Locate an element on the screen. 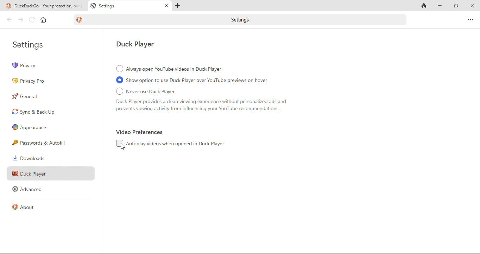 The width and height of the screenshot is (480, 254). cursor movement is located at coordinates (124, 147).